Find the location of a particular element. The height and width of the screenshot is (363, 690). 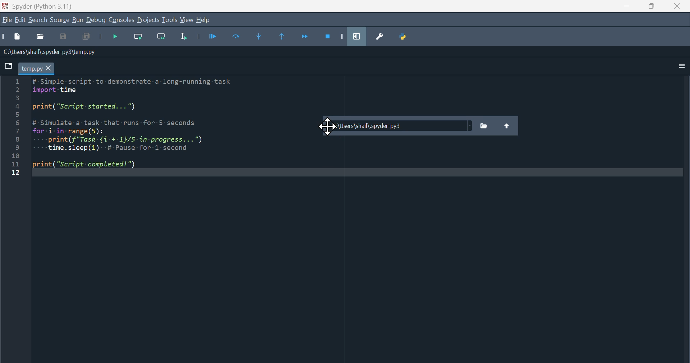

New file is located at coordinates (13, 39).